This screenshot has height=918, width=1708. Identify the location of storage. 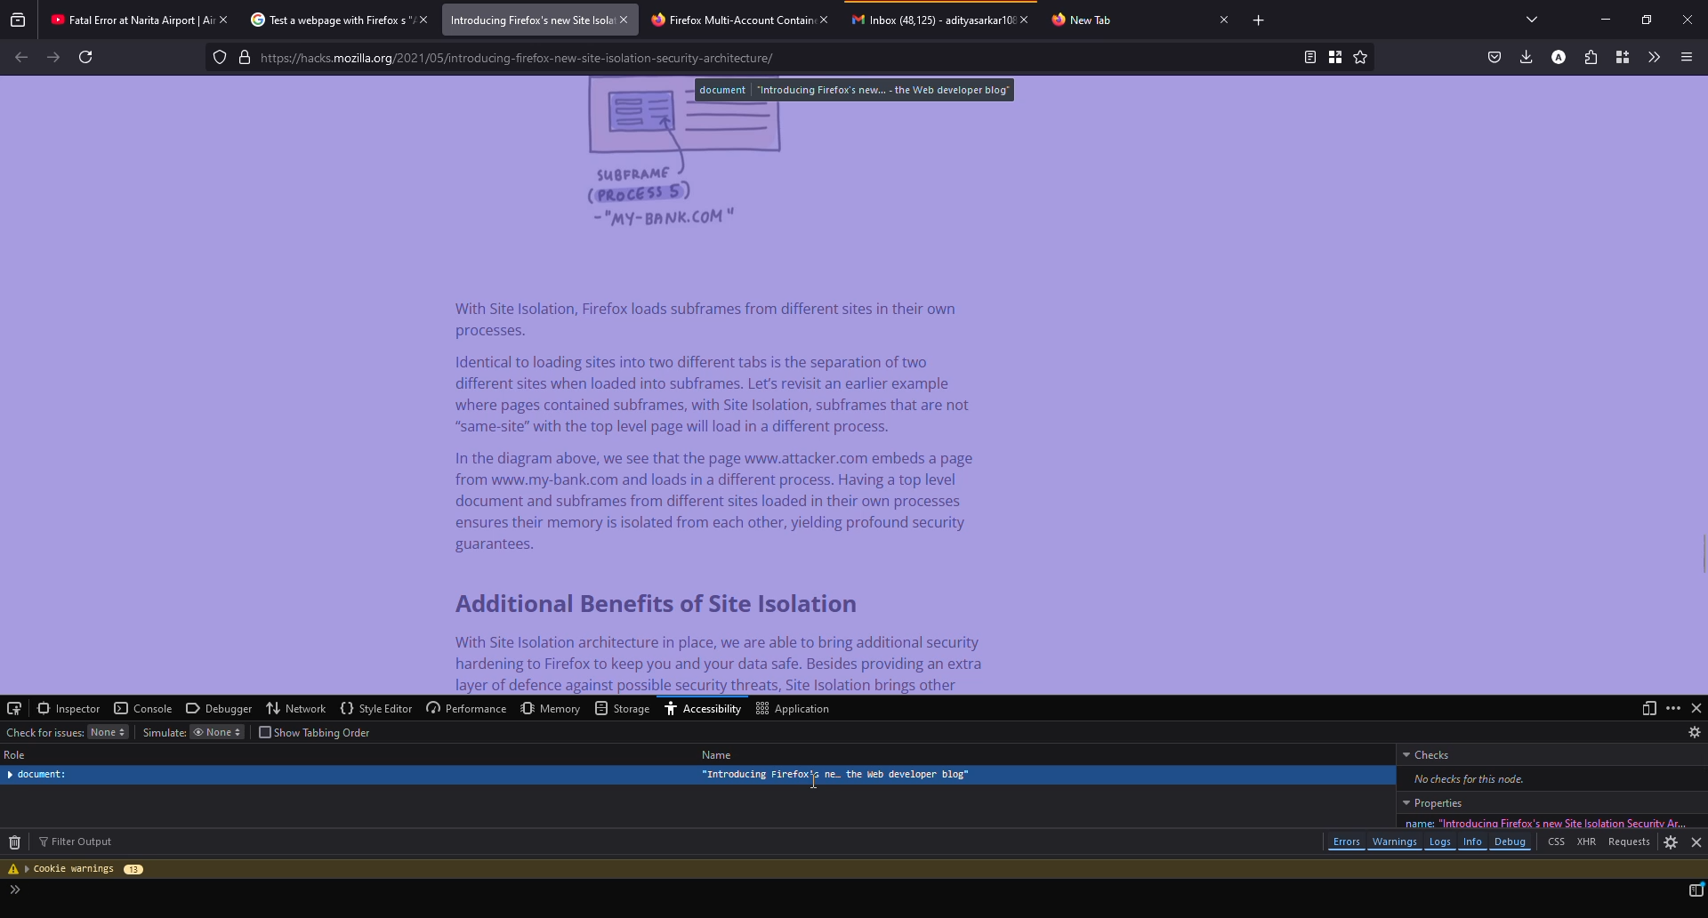
(624, 709).